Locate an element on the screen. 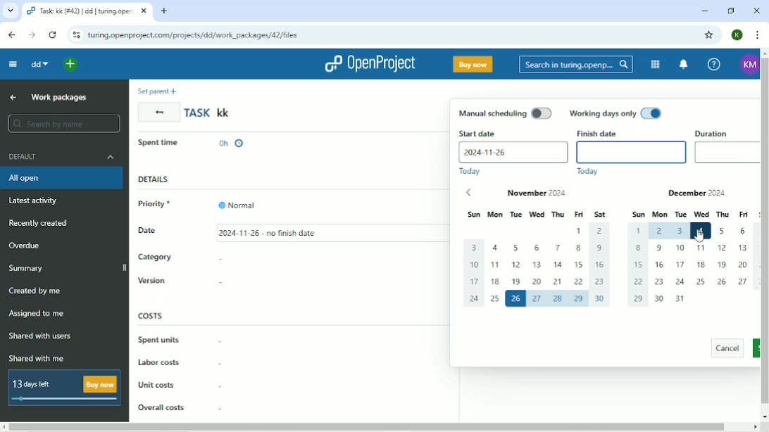 The image size is (769, 432). Search tabs is located at coordinates (10, 11).